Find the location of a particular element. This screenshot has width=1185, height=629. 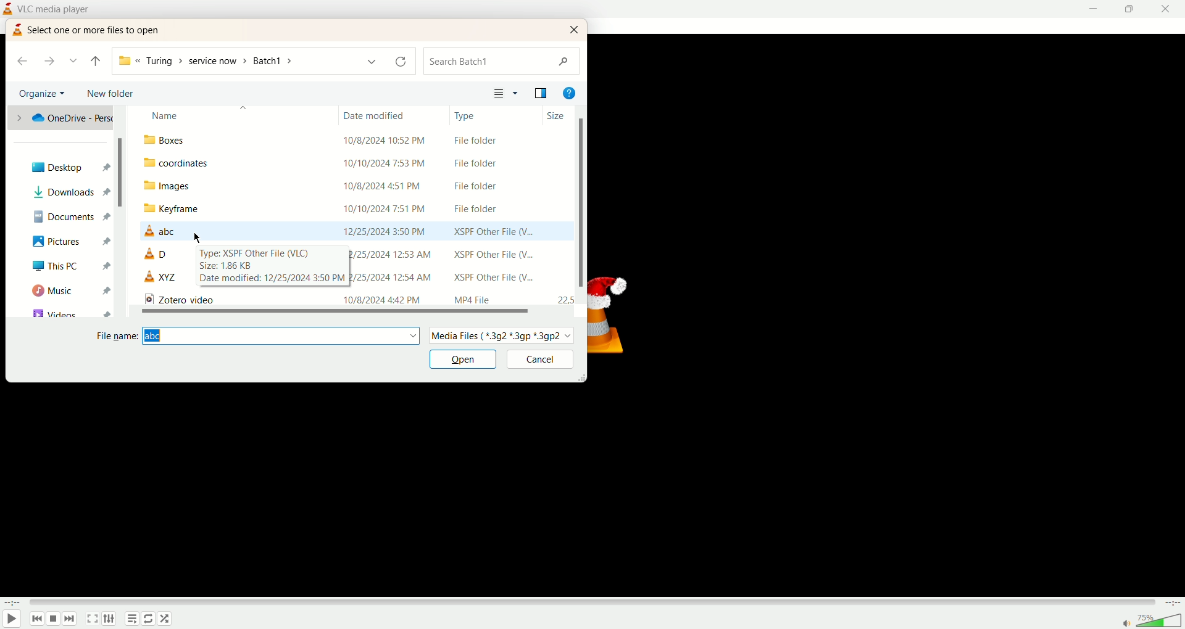

back is located at coordinates (23, 59).